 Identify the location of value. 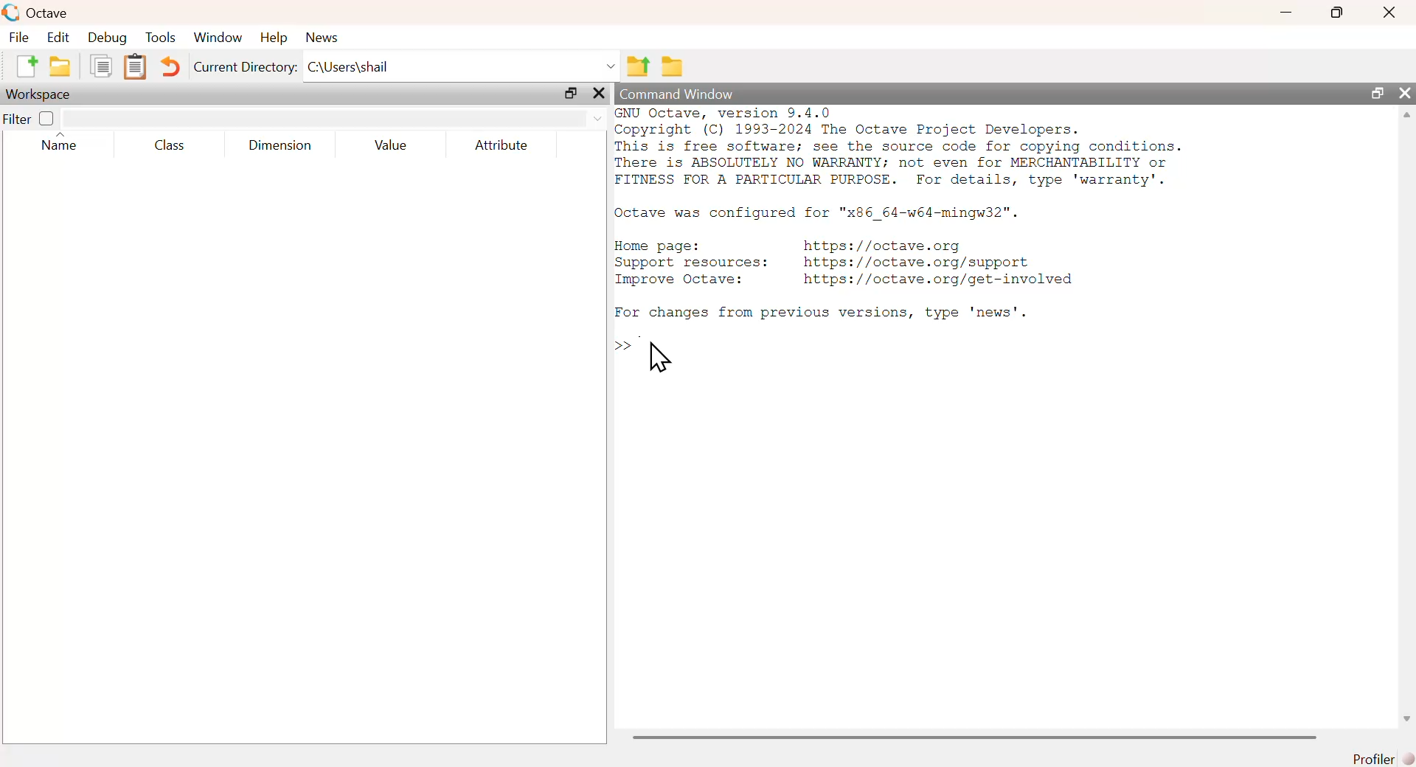
(391, 146).